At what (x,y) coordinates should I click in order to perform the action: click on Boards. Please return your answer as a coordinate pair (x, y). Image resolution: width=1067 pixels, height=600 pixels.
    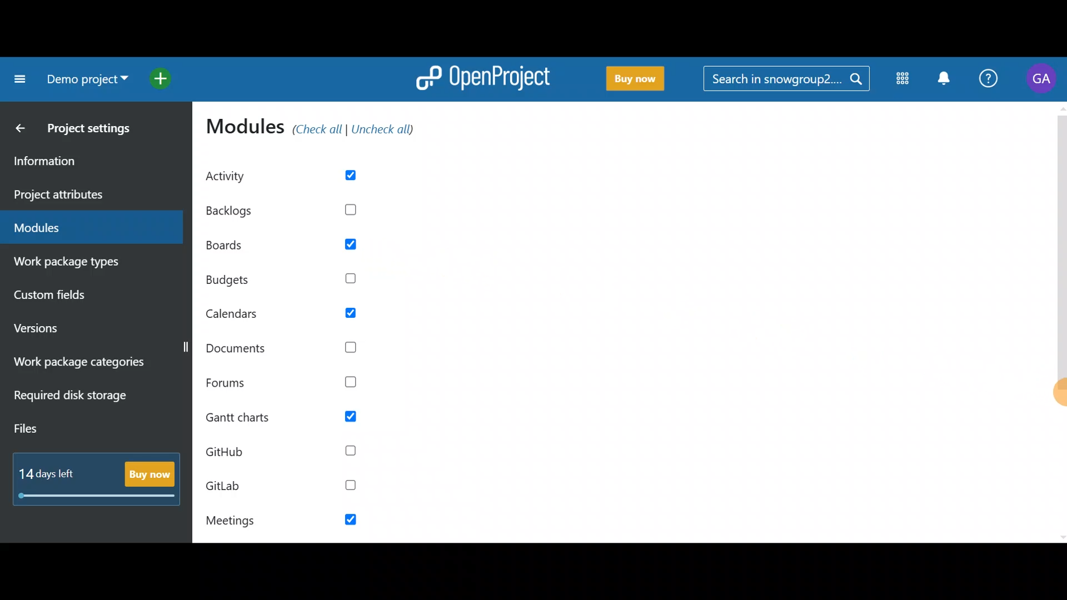
    Looking at the image, I should click on (290, 247).